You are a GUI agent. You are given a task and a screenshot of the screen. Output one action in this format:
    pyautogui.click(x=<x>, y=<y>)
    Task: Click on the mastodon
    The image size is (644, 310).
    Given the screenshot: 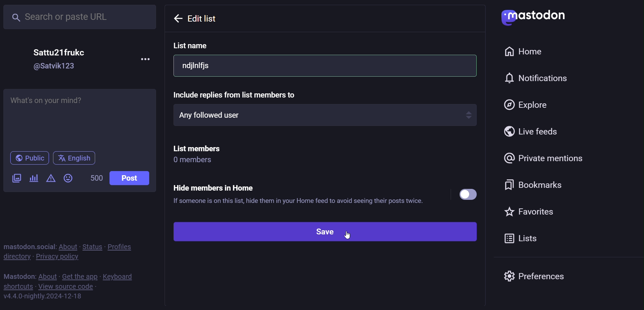 What is the action you would take?
    pyautogui.click(x=536, y=16)
    